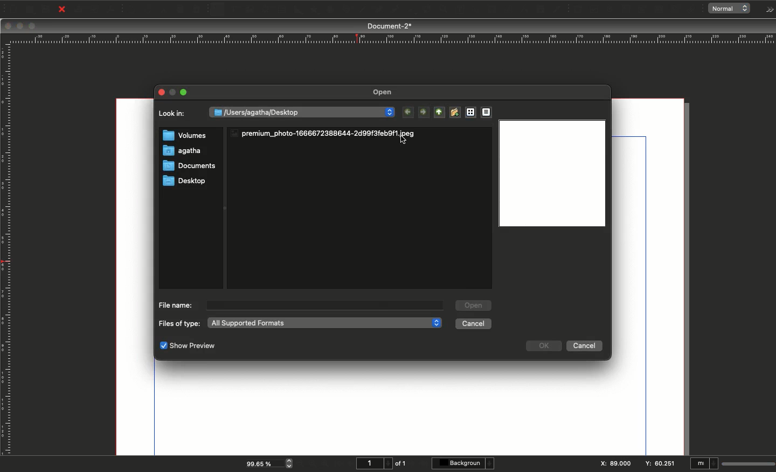 This screenshot has width=776, height=472. Describe the element at coordinates (112, 9) in the screenshot. I see `Save as PDF` at that location.